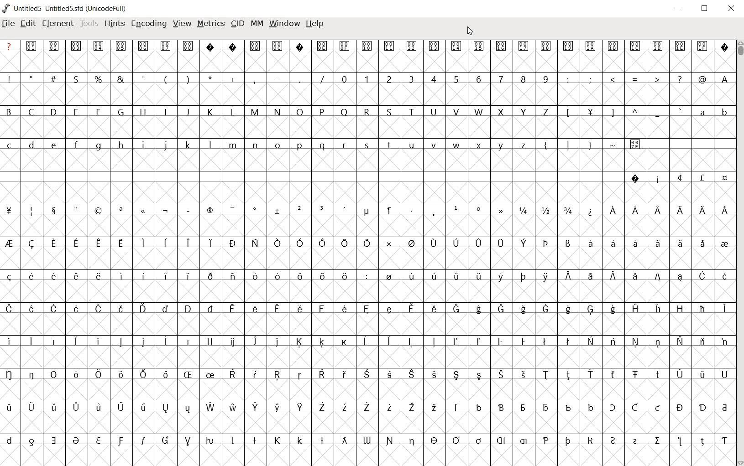 This screenshot has width=744, height=466. I want to click on Symbol, so click(321, 243).